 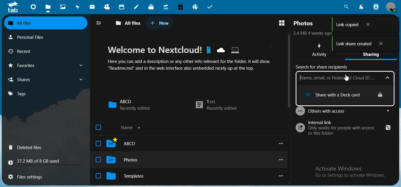 I want to click on personal files, so click(x=31, y=37).